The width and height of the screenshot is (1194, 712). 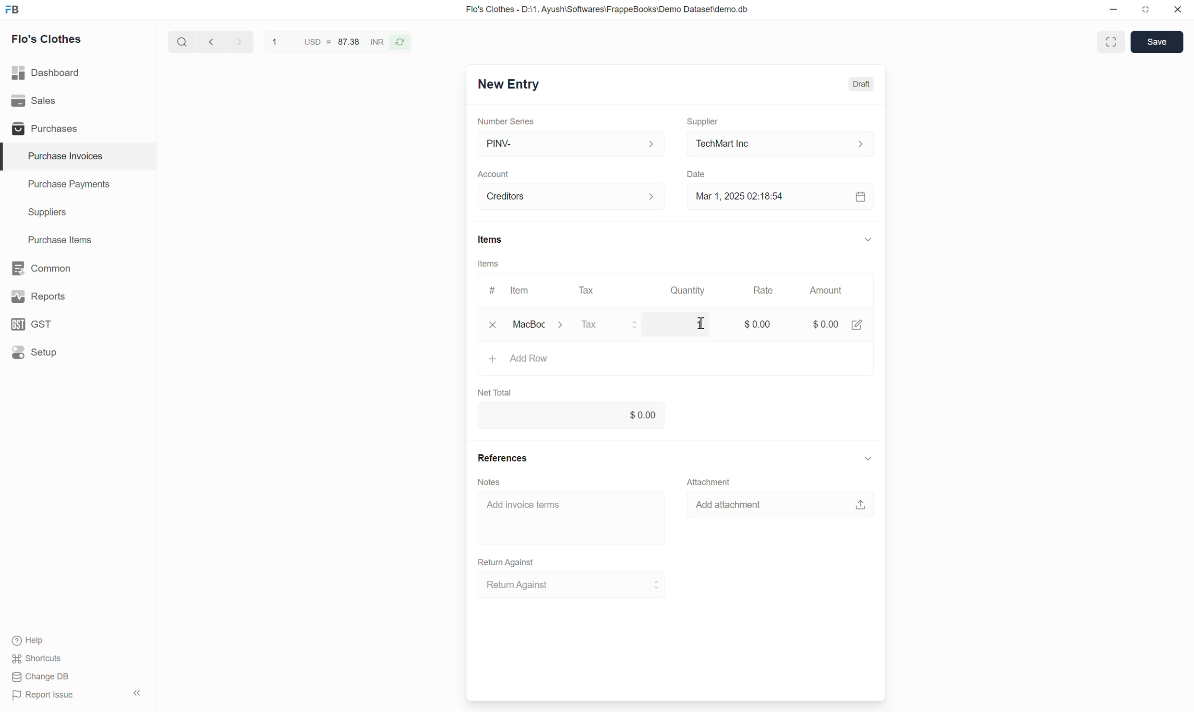 What do you see at coordinates (572, 197) in the screenshot?
I see `Creditors` at bounding box center [572, 197].